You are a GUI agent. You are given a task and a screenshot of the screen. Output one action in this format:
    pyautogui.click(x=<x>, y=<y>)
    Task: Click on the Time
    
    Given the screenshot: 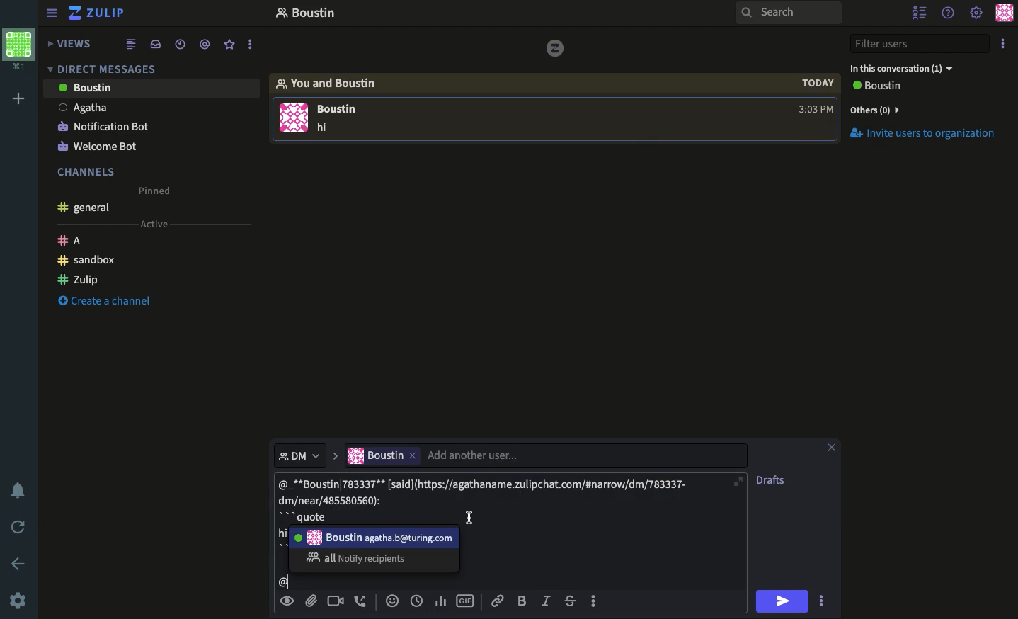 What is the action you would take?
    pyautogui.click(x=417, y=601)
    